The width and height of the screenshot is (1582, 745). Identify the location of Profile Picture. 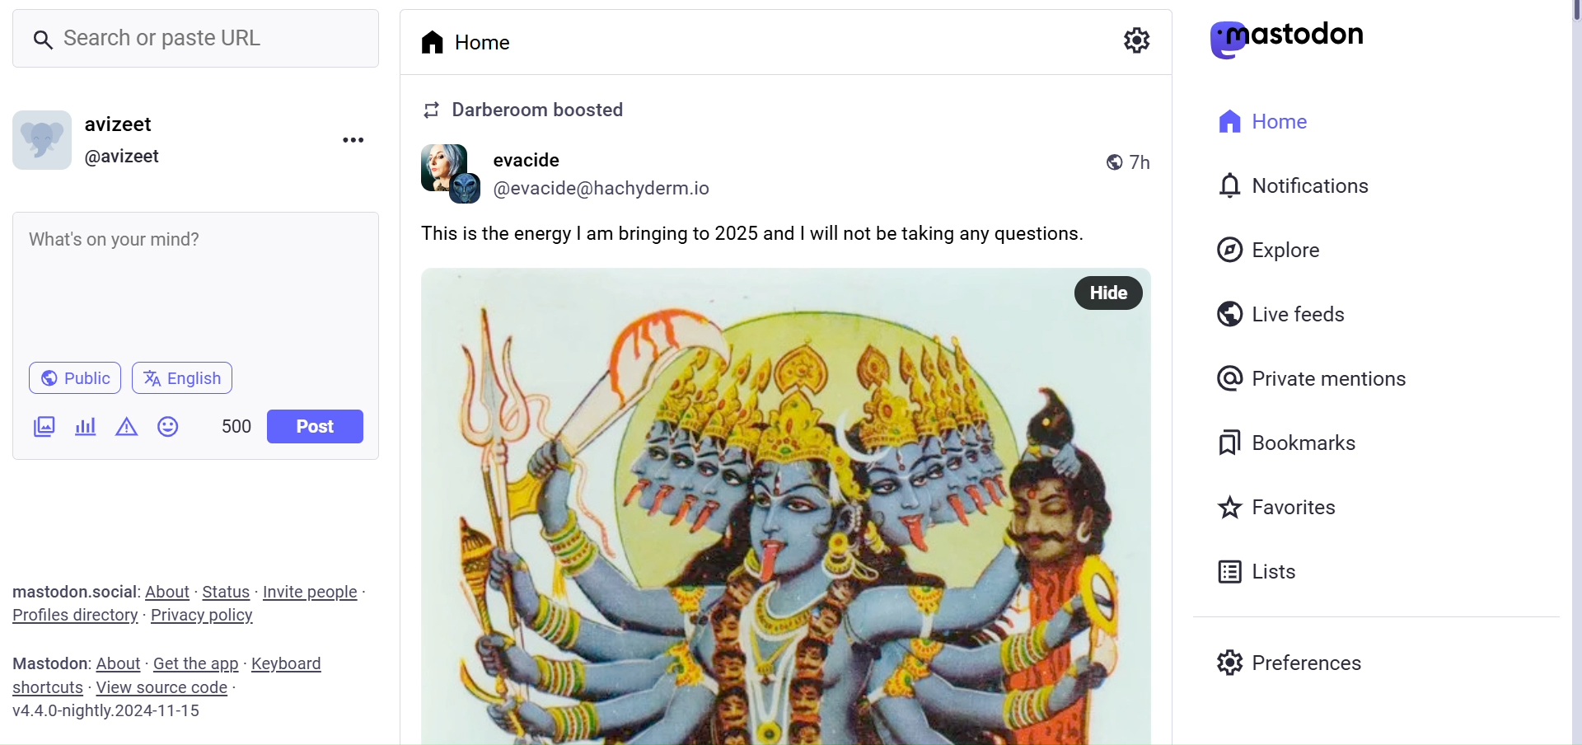
(43, 140).